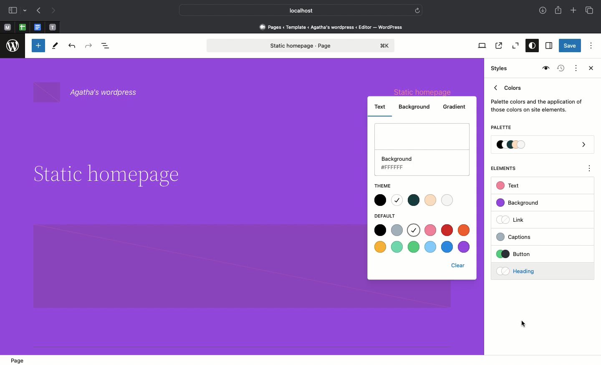  Describe the element at coordinates (38, 28) in the screenshot. I see `Pinned tab` at that location.